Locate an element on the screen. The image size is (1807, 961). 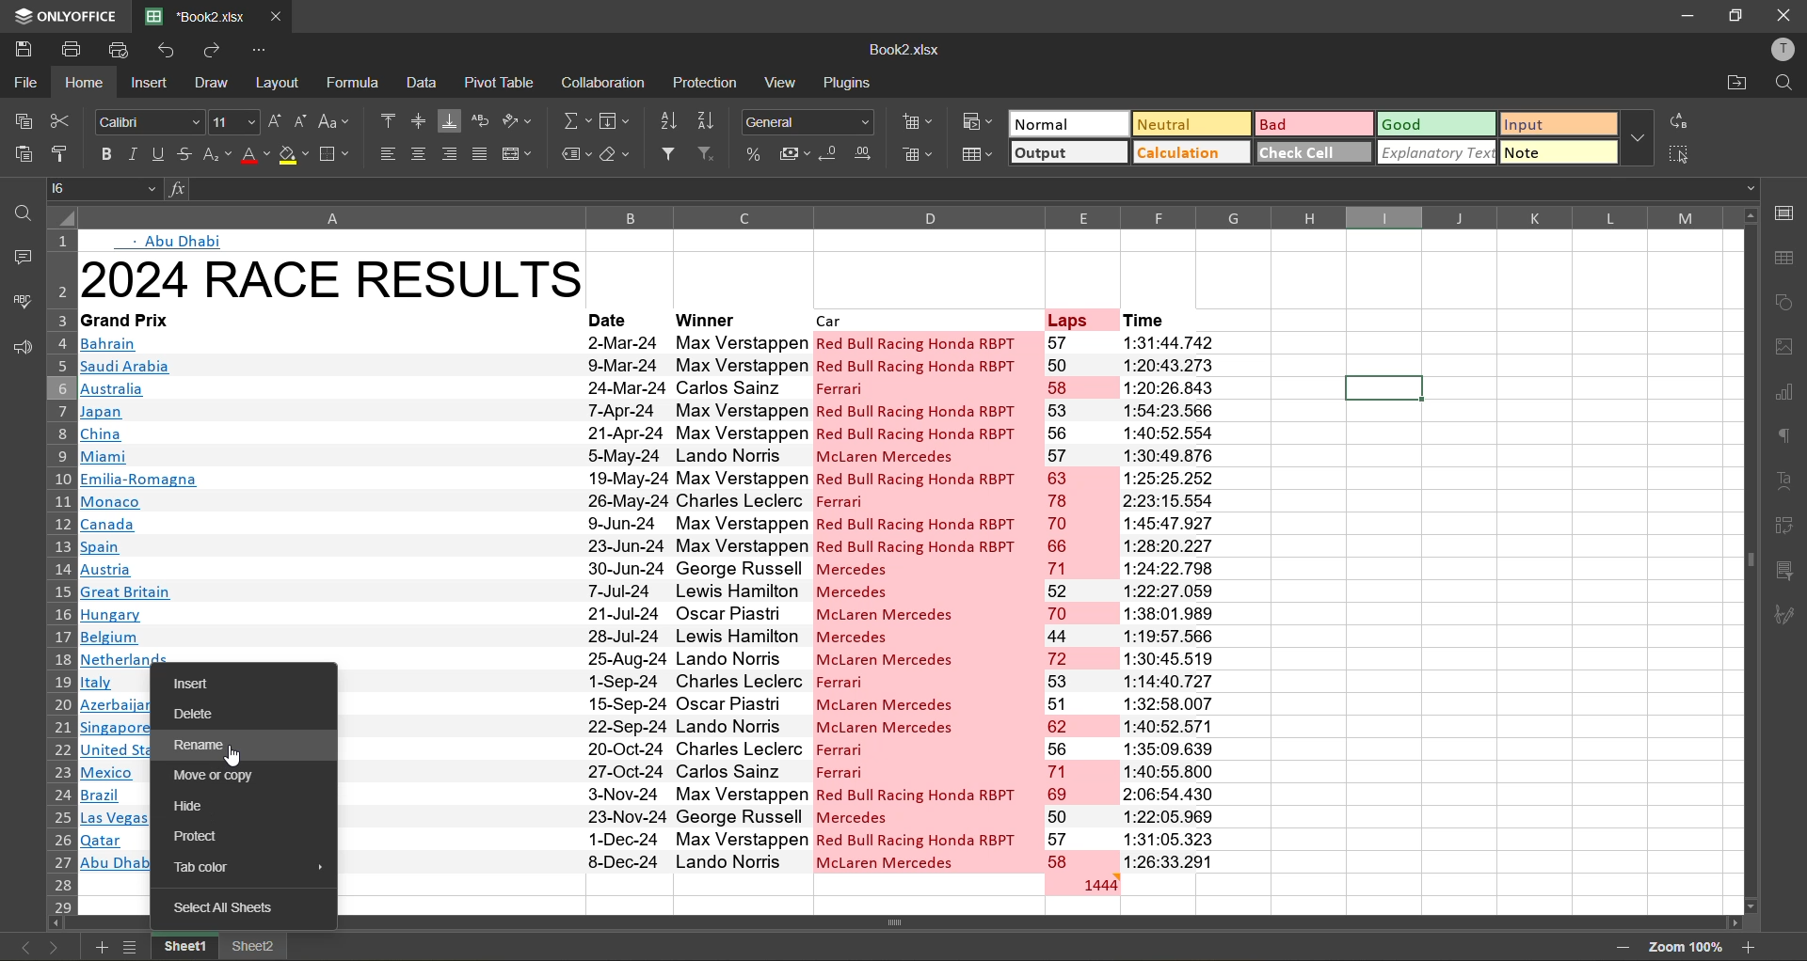
title is located at coordinates (330, 275).